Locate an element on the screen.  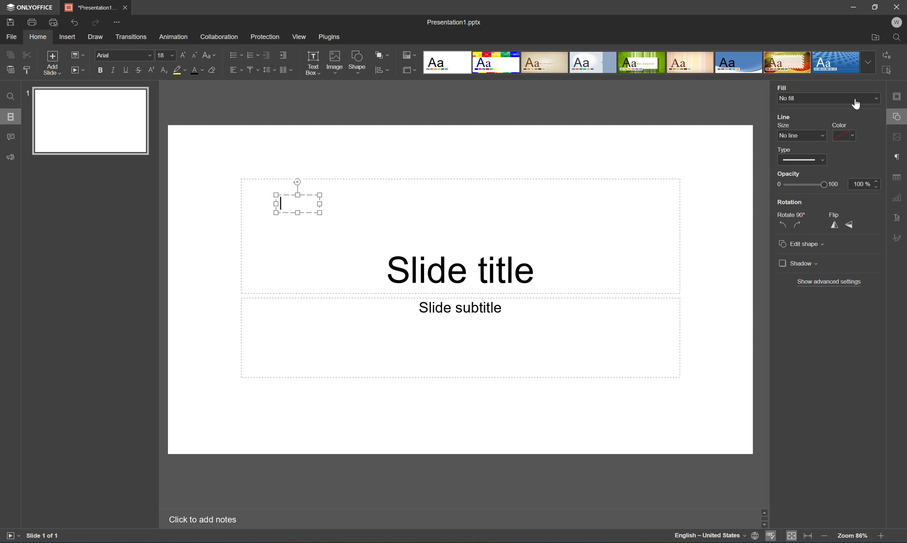
Draw is located at coordinates (97, 37).